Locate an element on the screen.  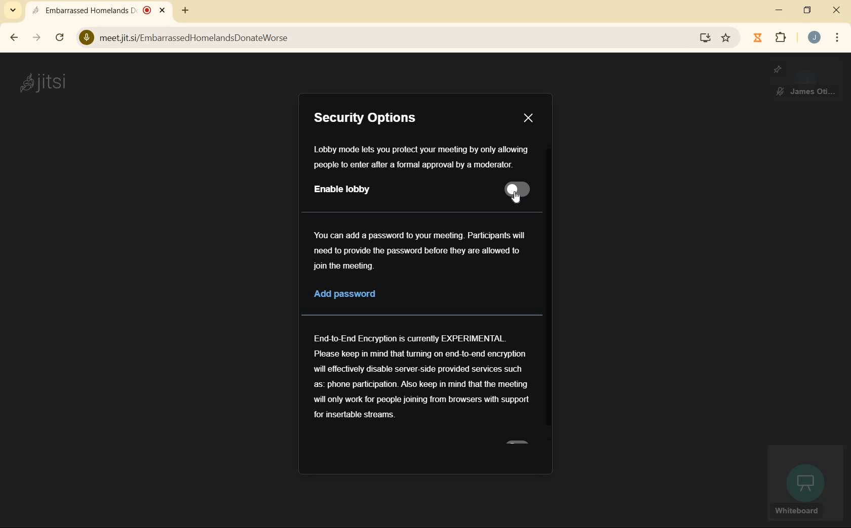
search tabs is located at coordinates (12, 10).